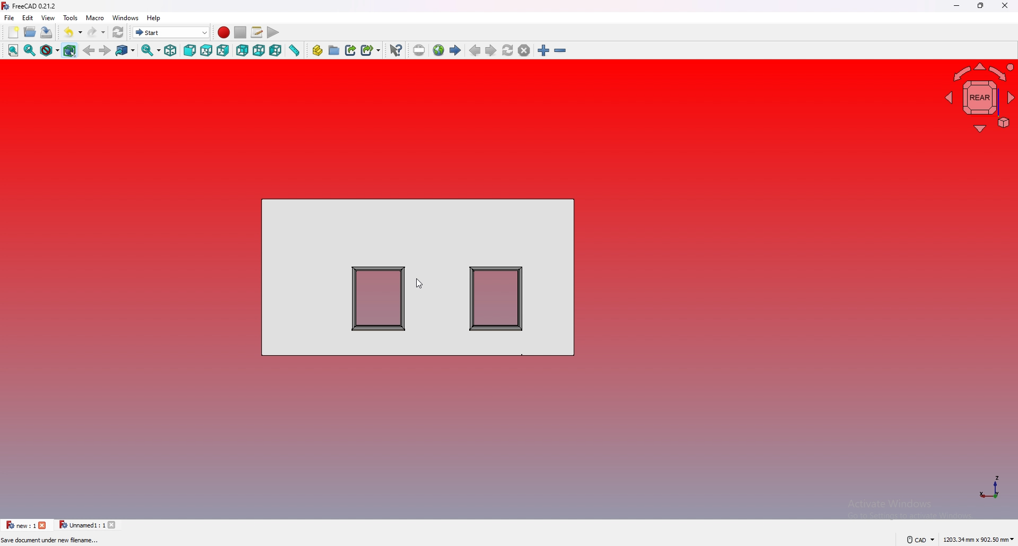 This screenshot has width=1018, height=546. What do you see at coordinates (260, 50) in the screenshot?
I see `bottom` at bounding box center [260, 50].